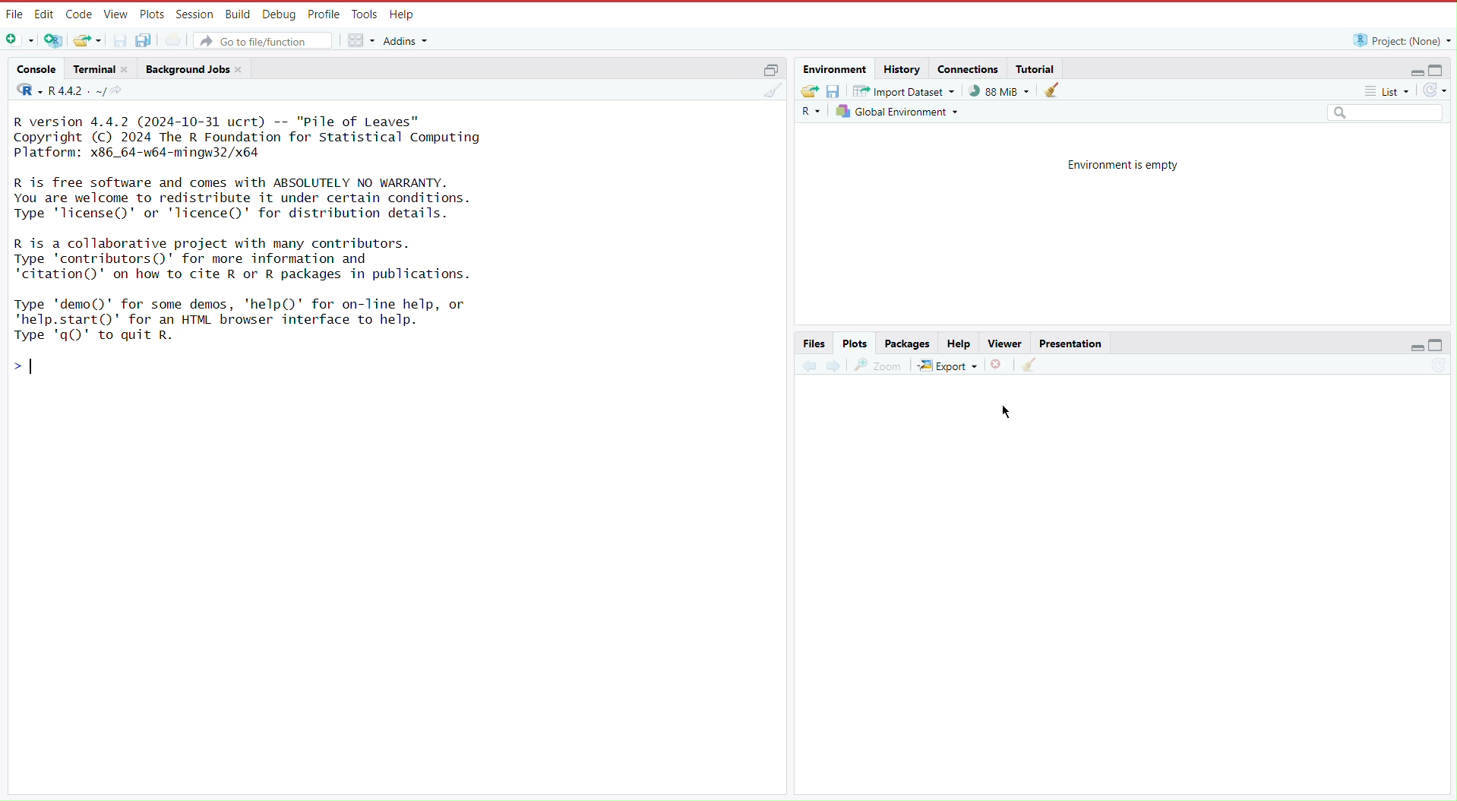 The width and height of the screenshot is (1457, 801). I want to click on Environment is empty, so click(1123, 163).